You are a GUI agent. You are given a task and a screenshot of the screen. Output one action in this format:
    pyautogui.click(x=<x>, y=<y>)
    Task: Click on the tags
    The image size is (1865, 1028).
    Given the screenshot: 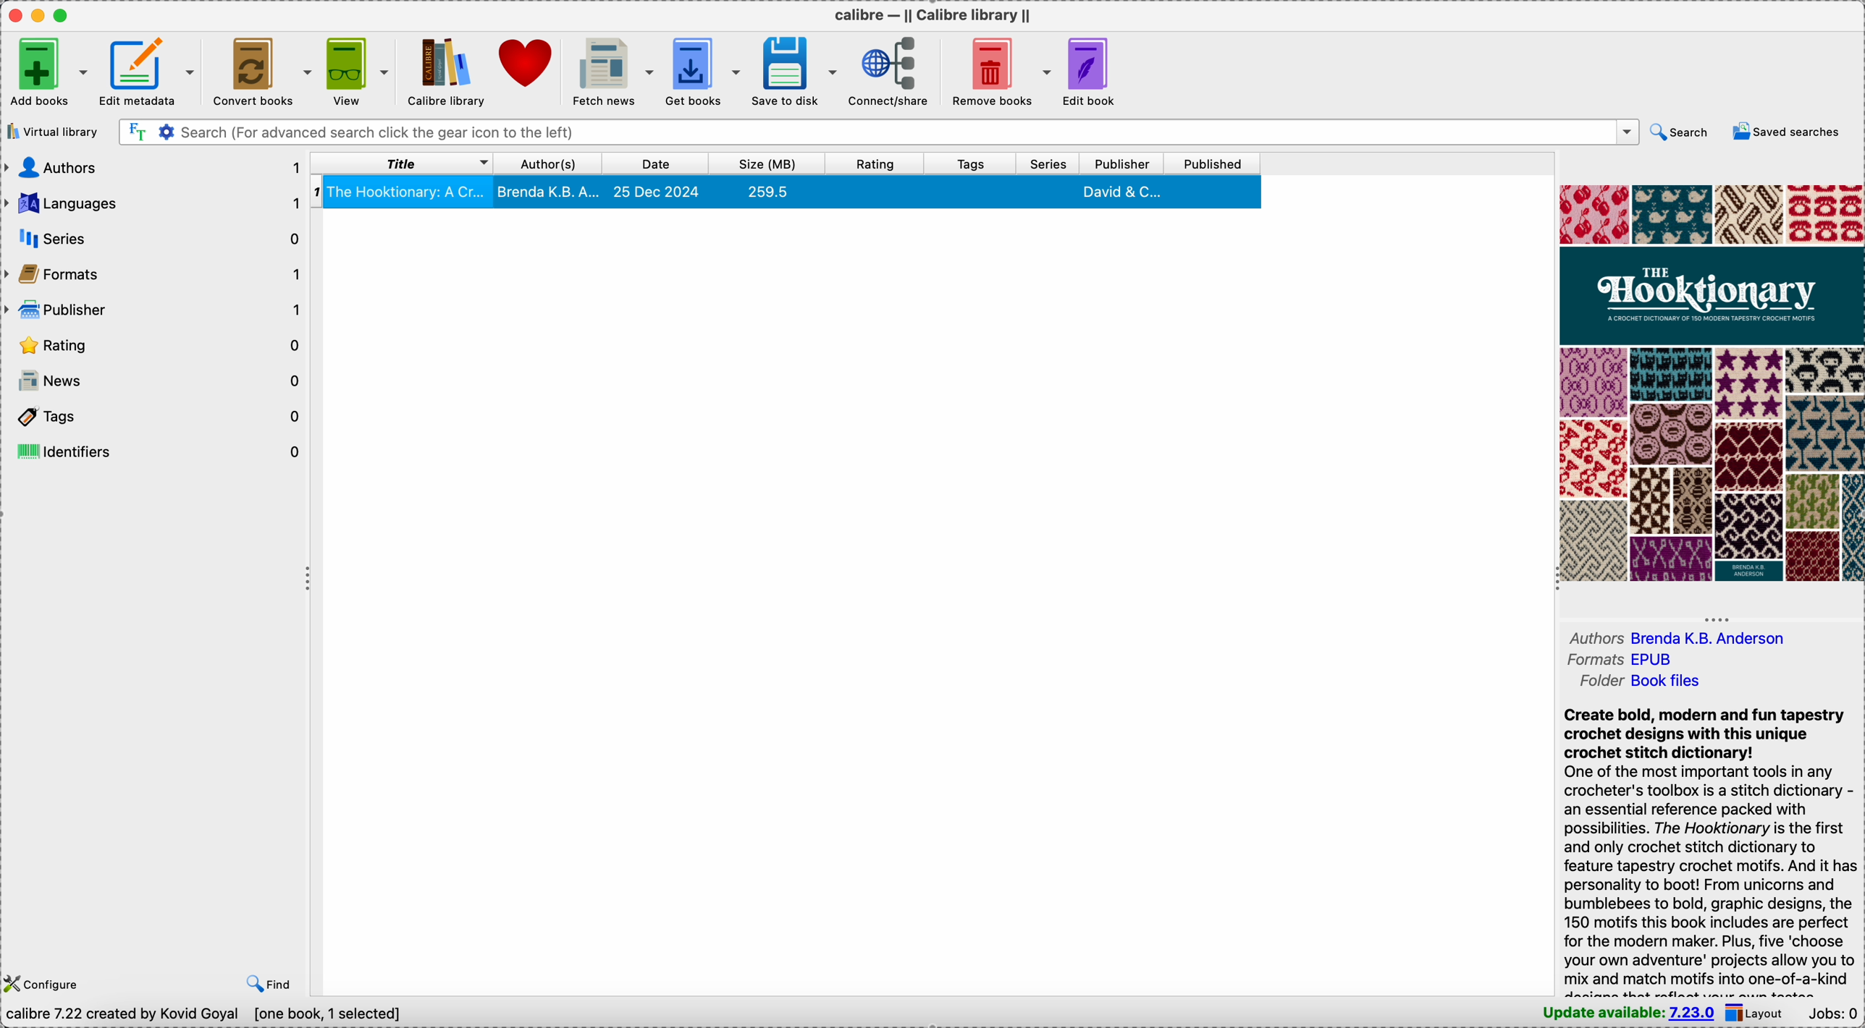 What is the action you would take?
    pyautogui.click(x=969, y=163)
    